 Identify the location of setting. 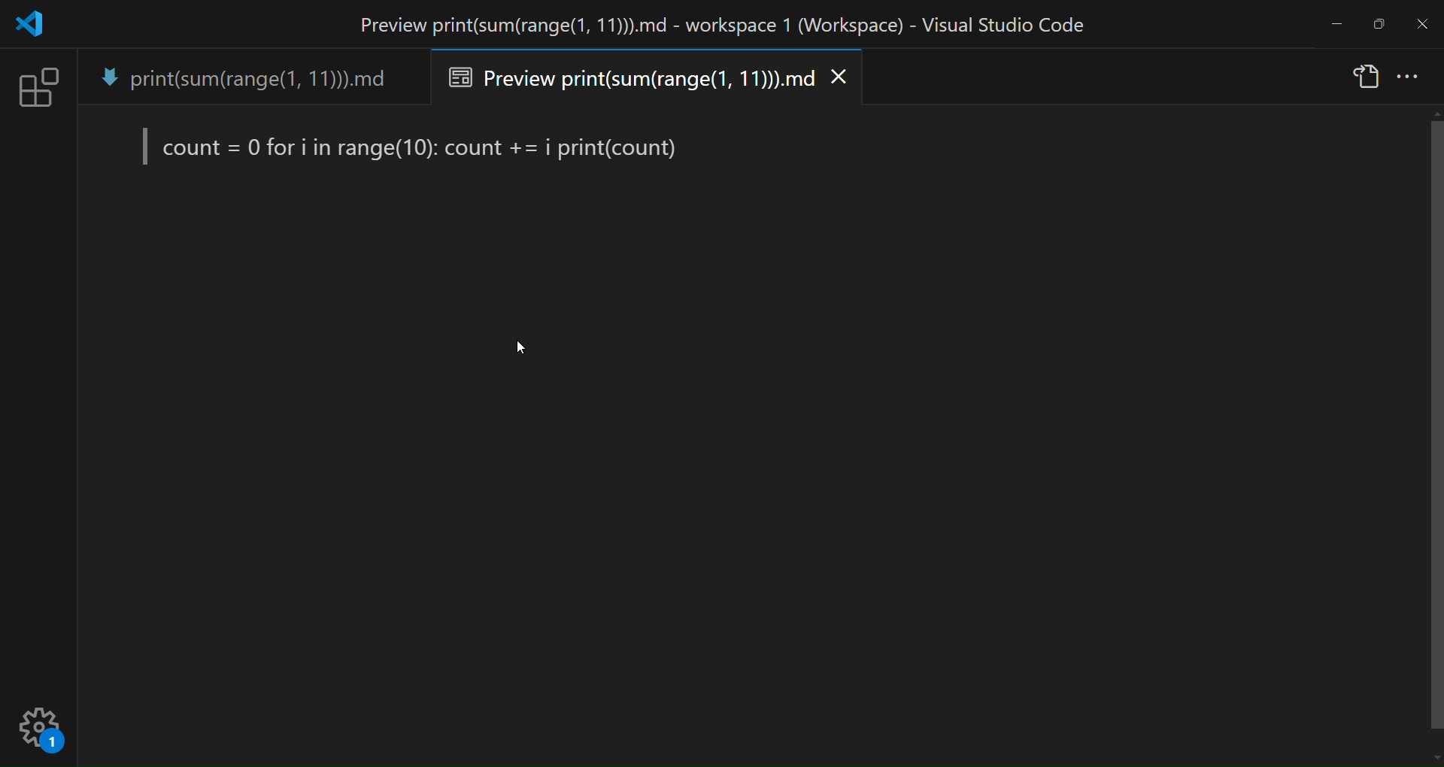
(42, 731).